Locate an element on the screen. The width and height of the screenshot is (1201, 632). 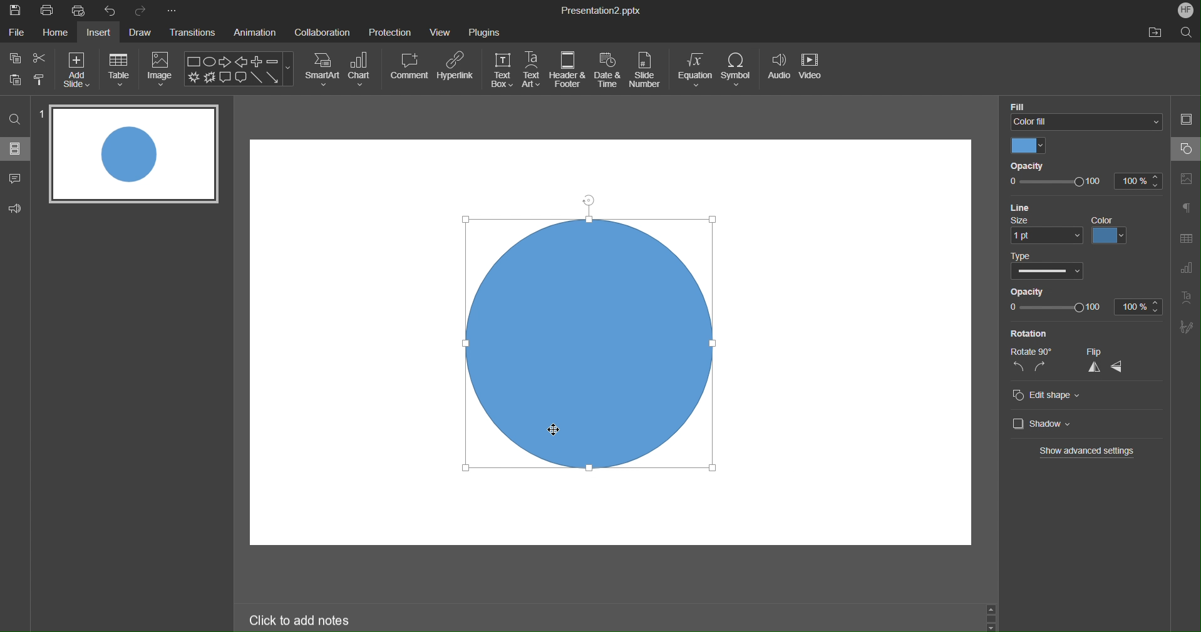
Text Box is located at coordinates (502, 70).